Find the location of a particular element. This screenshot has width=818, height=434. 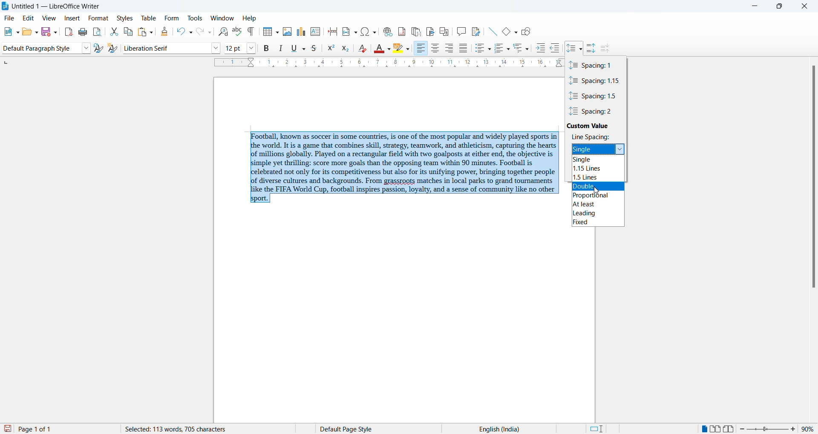

insert bookmark is located at coordinates (431, 31).